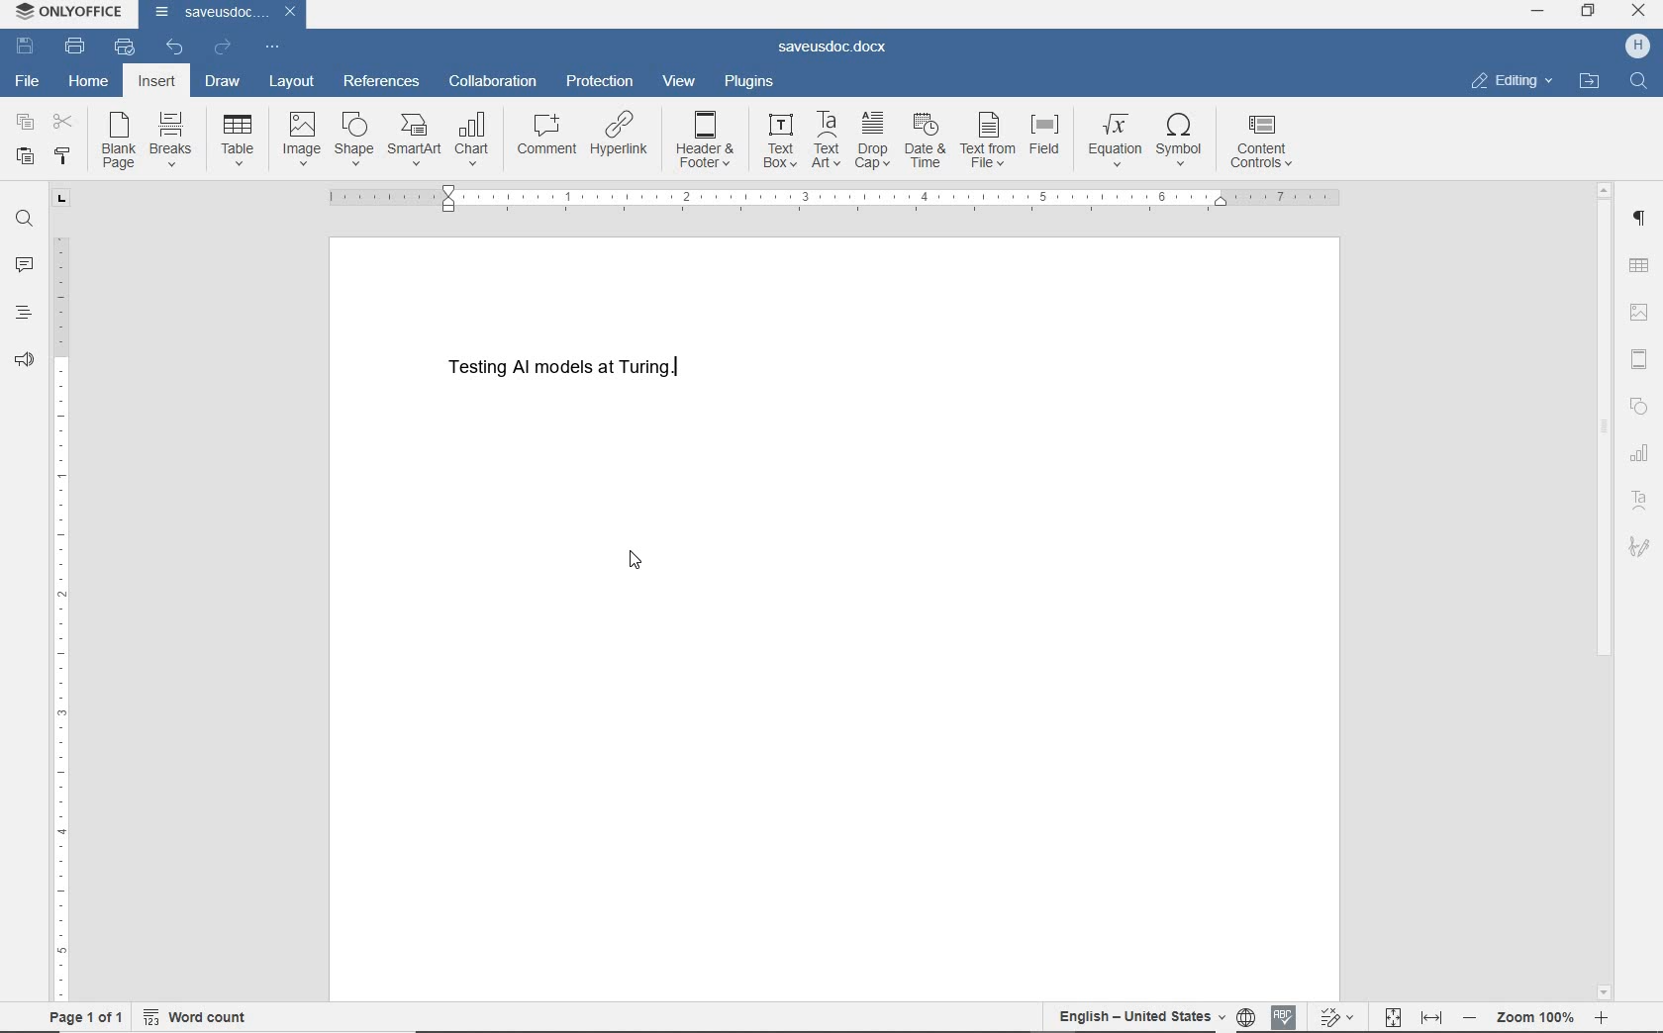 Image resolution: width=1663 pixels, height=1033 pixels. What do you see at coordinates (60, 589) in the screenshot?
I see `ruler` at bounding box center [60, 589].